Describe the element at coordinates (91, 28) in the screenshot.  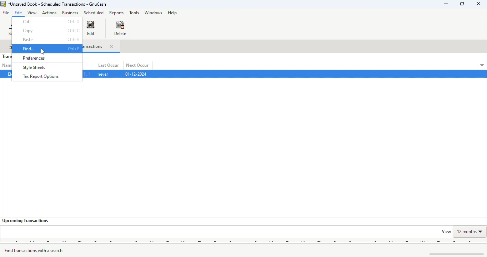
I see `edit` at that location.